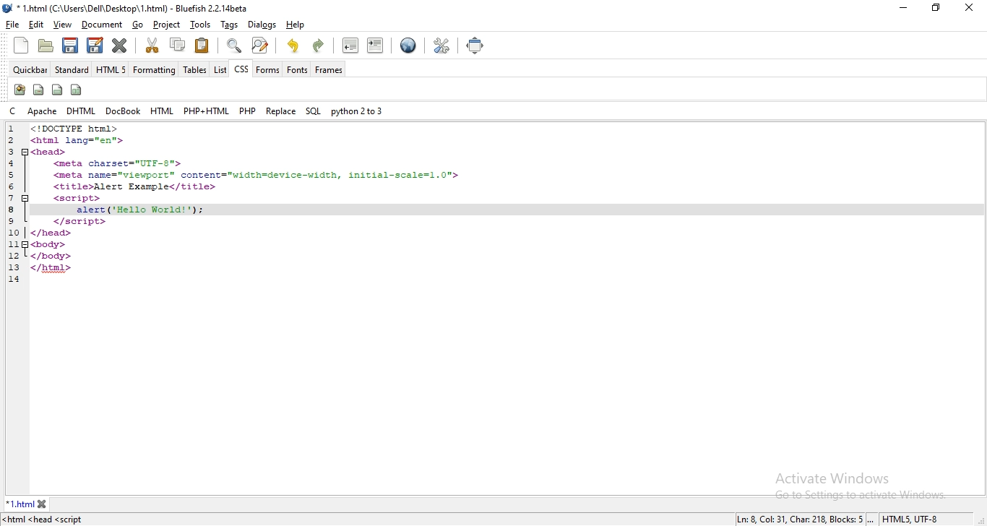  Describe the element at coordinates (280, 111) in the screenshot. I see `replace` at that location.